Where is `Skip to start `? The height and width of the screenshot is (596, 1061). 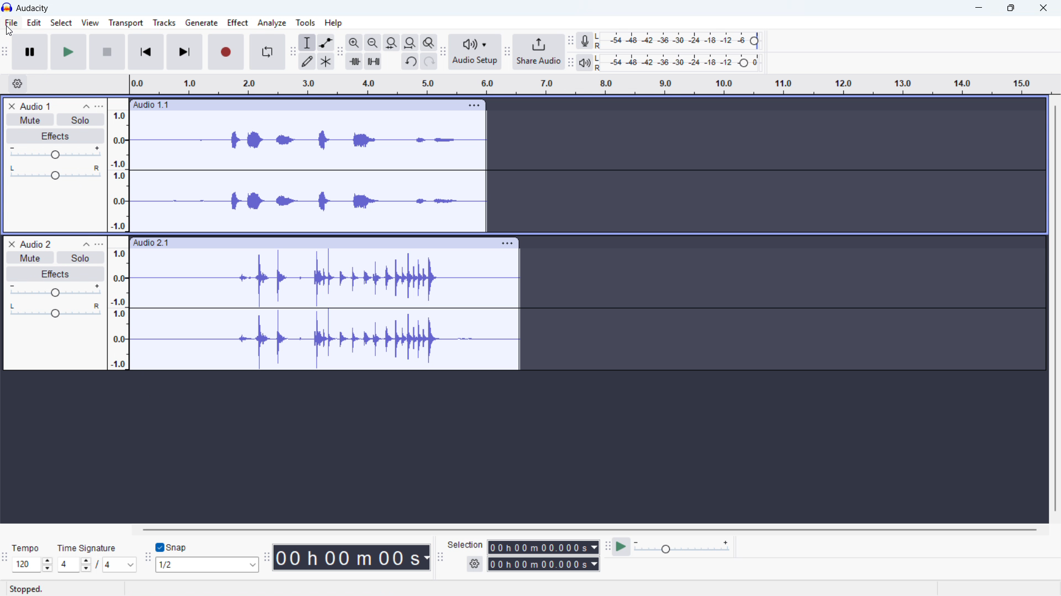 Skip to start  is located at coordinates (145, 52).